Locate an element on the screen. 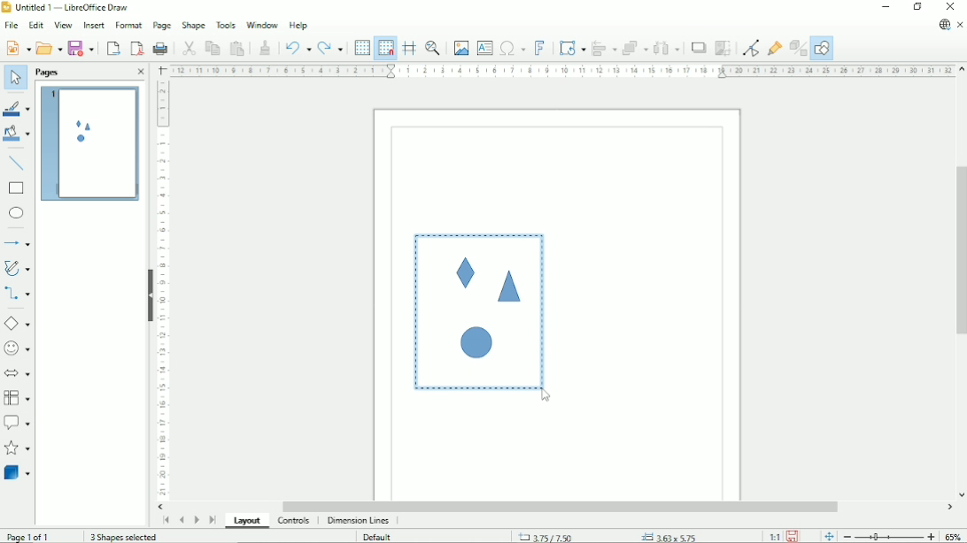 The height and width of the screenshot is (543, 967). Clone formatting is located at coordinates (266, 47).